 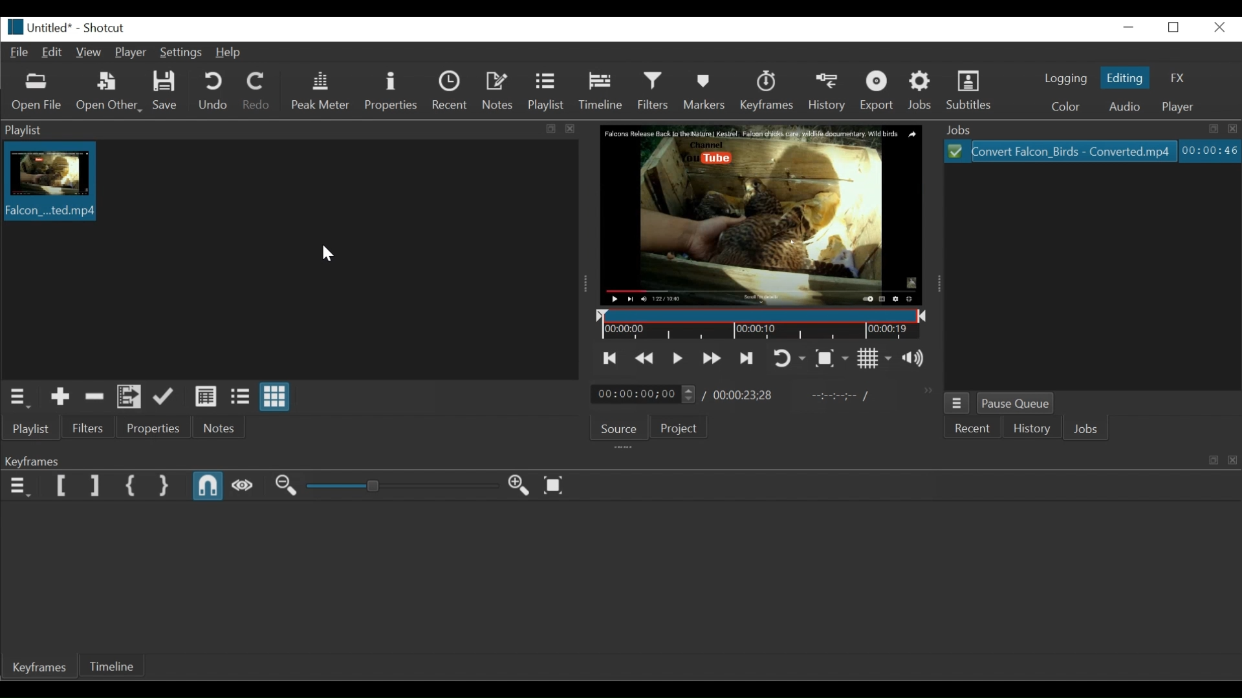 I want to click on close, so click(x=1221, y=28).